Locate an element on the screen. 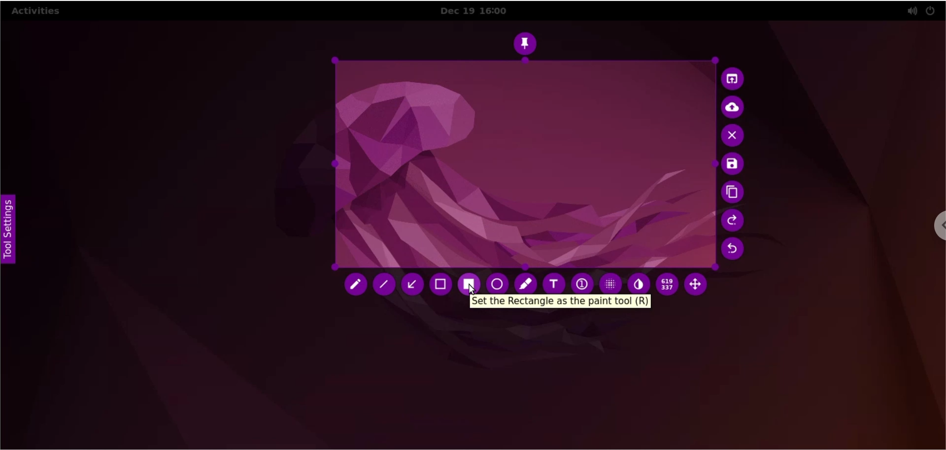 The image size is (946, 450). chrome options is located at coordinates (929, 231).